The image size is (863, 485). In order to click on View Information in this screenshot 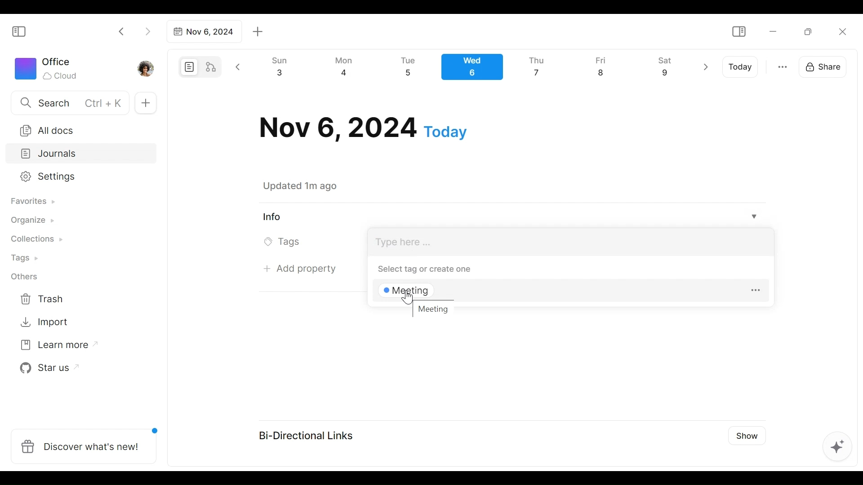, I will do `click(508, 216)`.